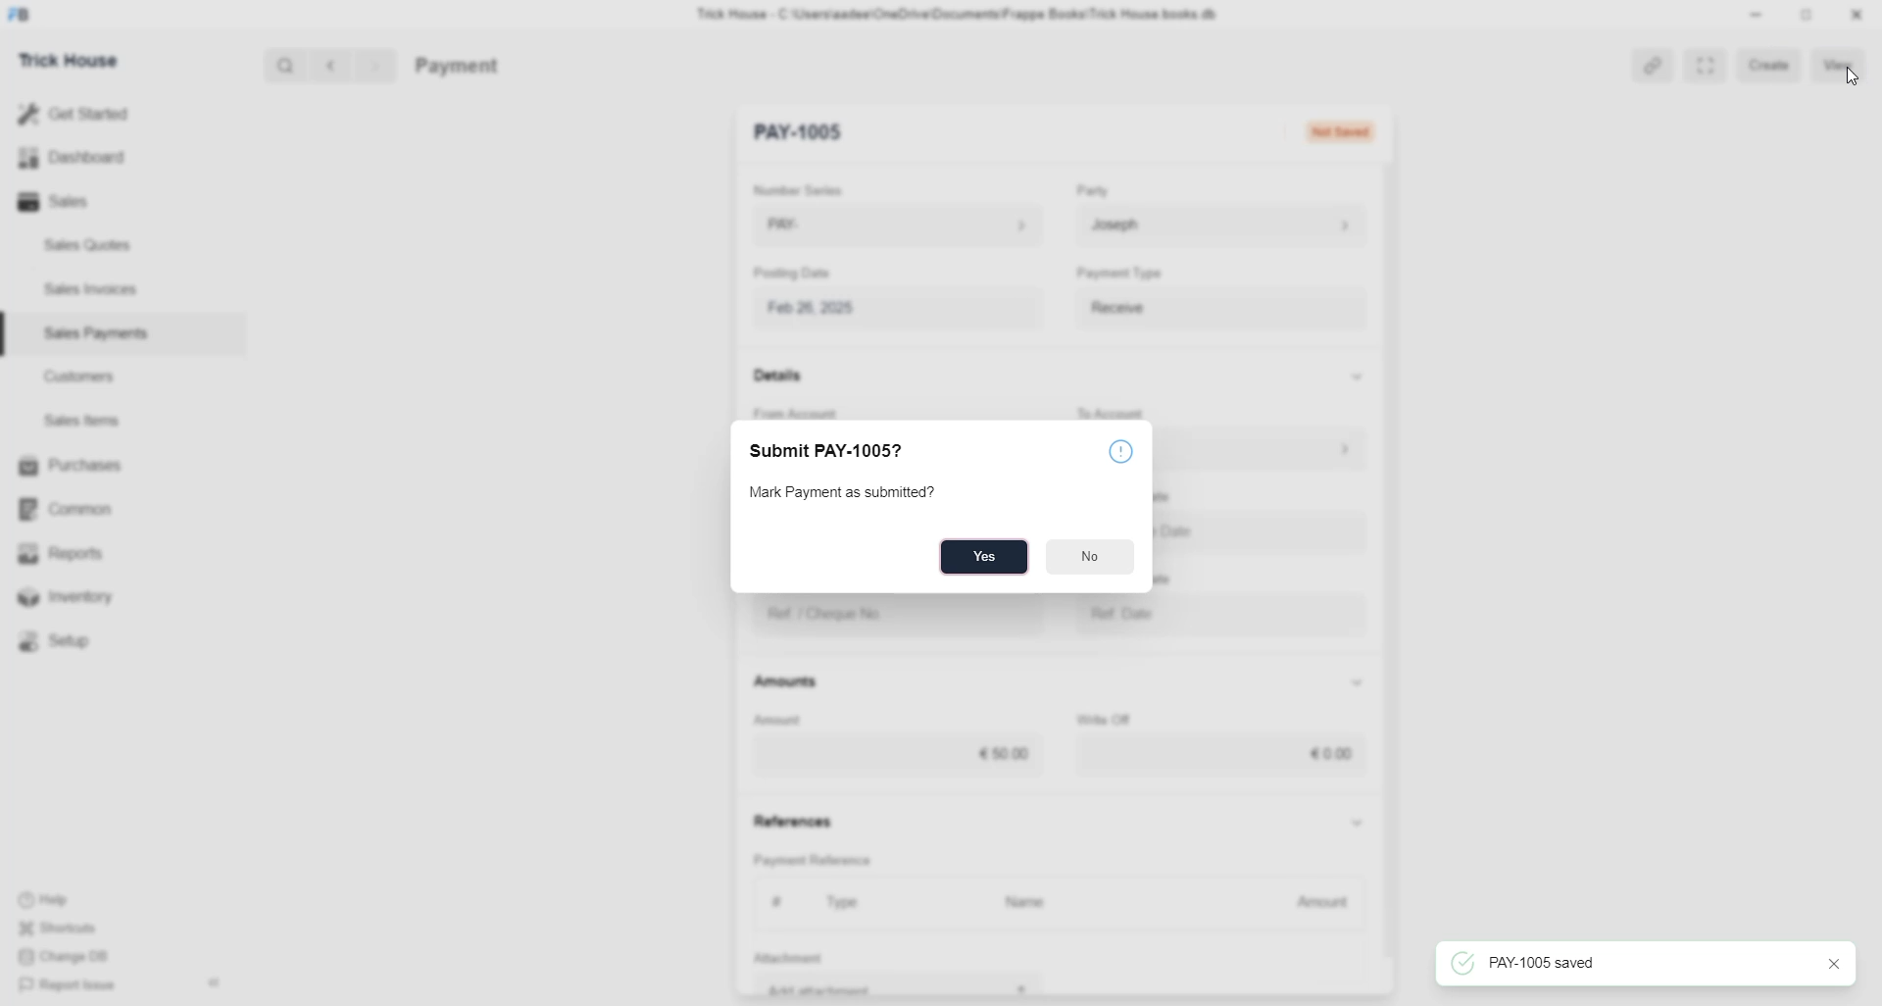  What do you see at coordinates (823, 451) in the screenshot?
I see `Submit PAY-1005?` at bounding box center [823, 451].